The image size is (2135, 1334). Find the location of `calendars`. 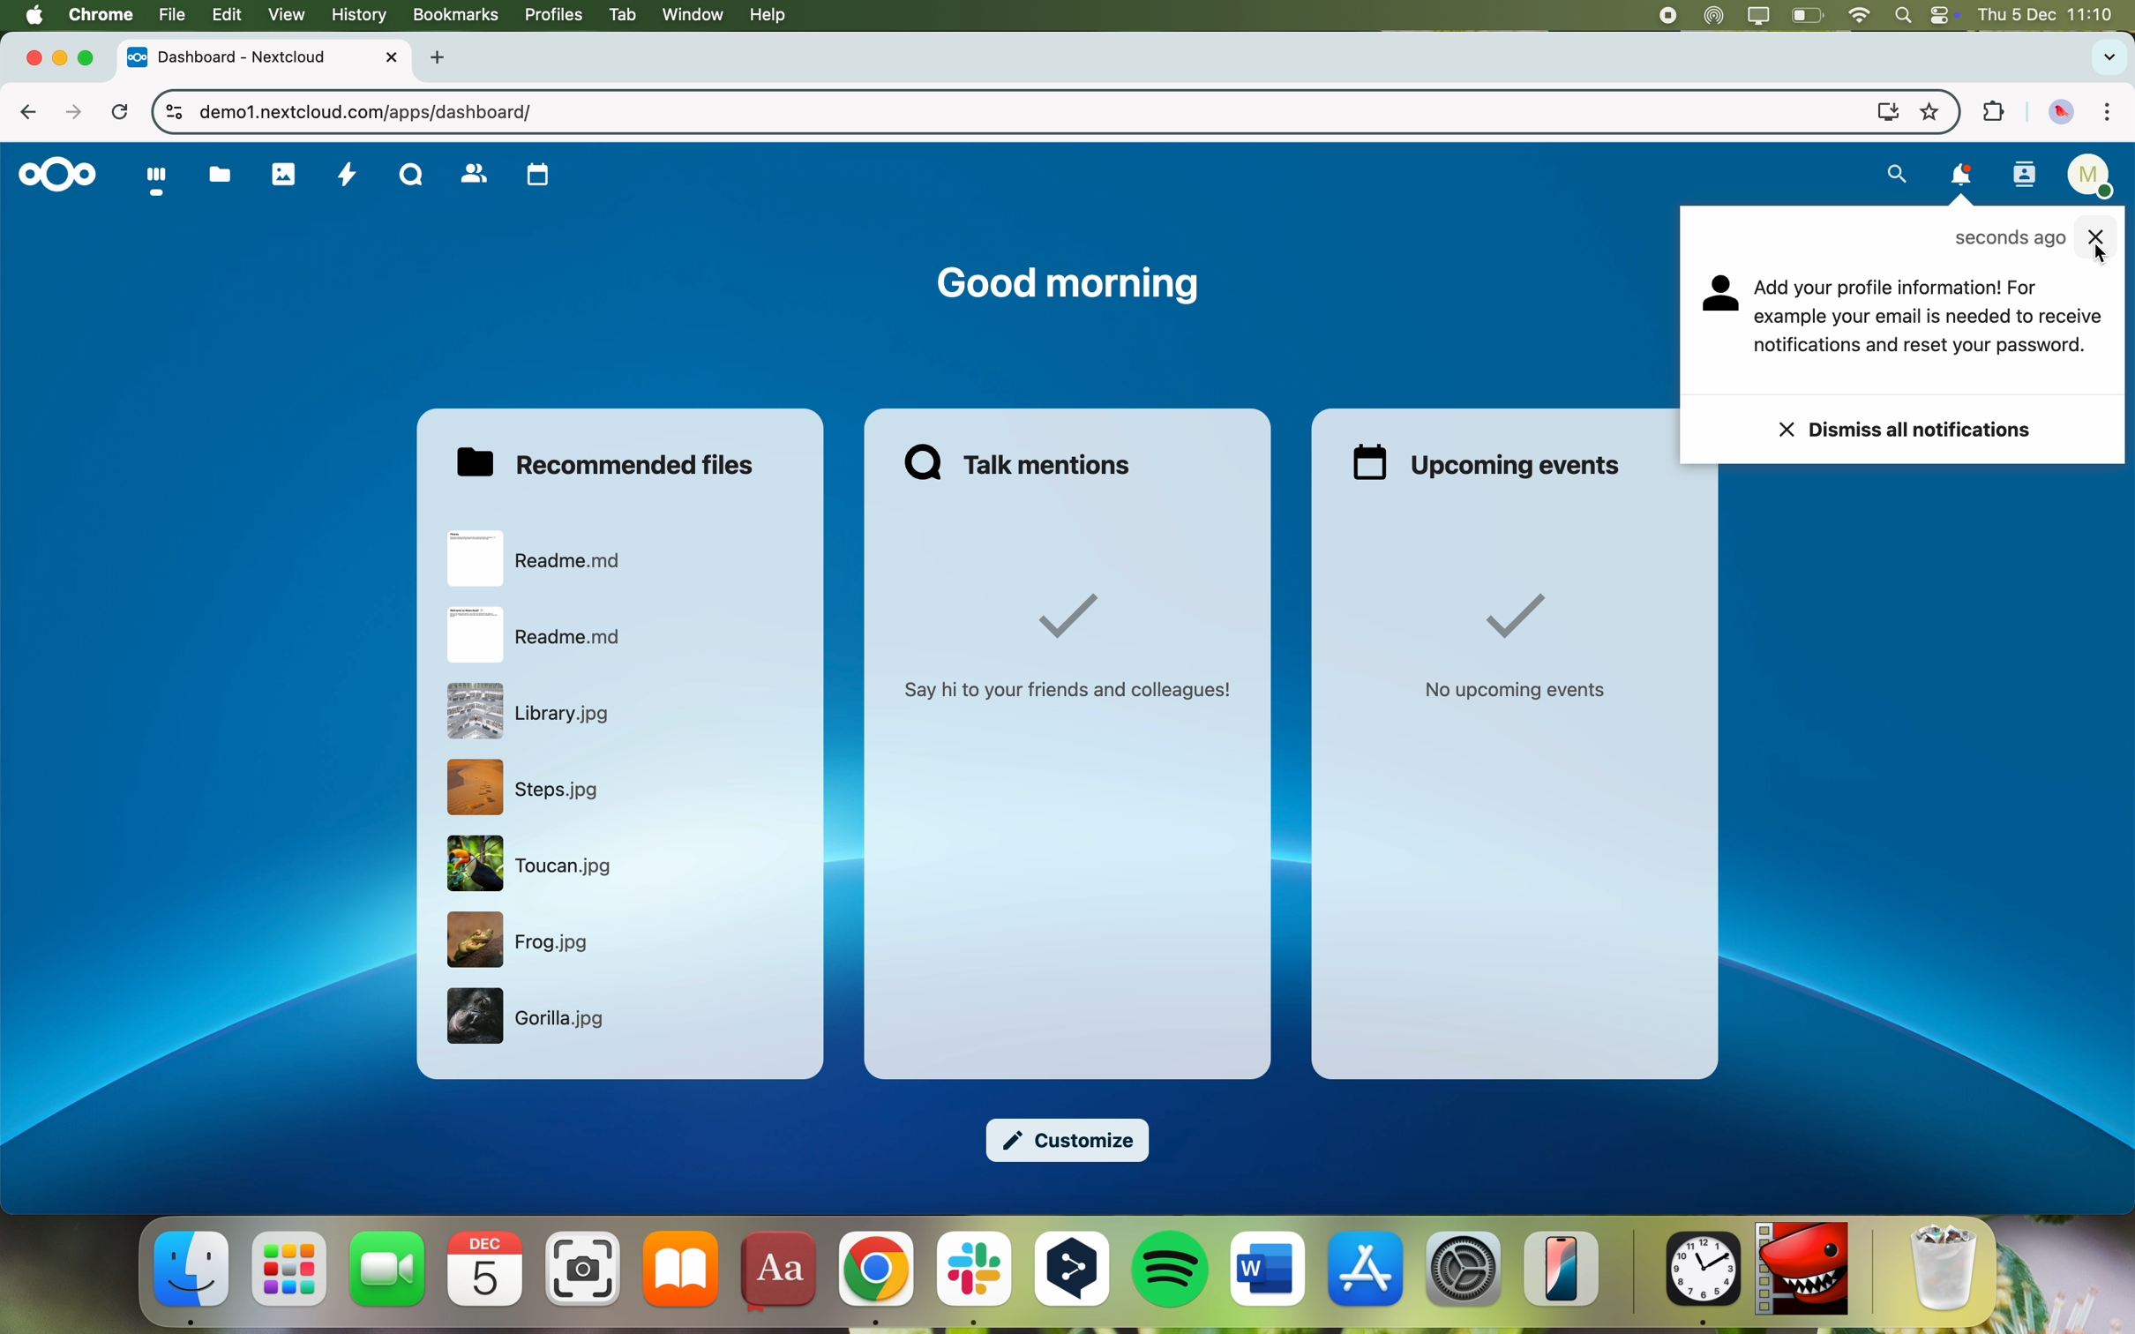

calendars is located at coordinates (537, 176).